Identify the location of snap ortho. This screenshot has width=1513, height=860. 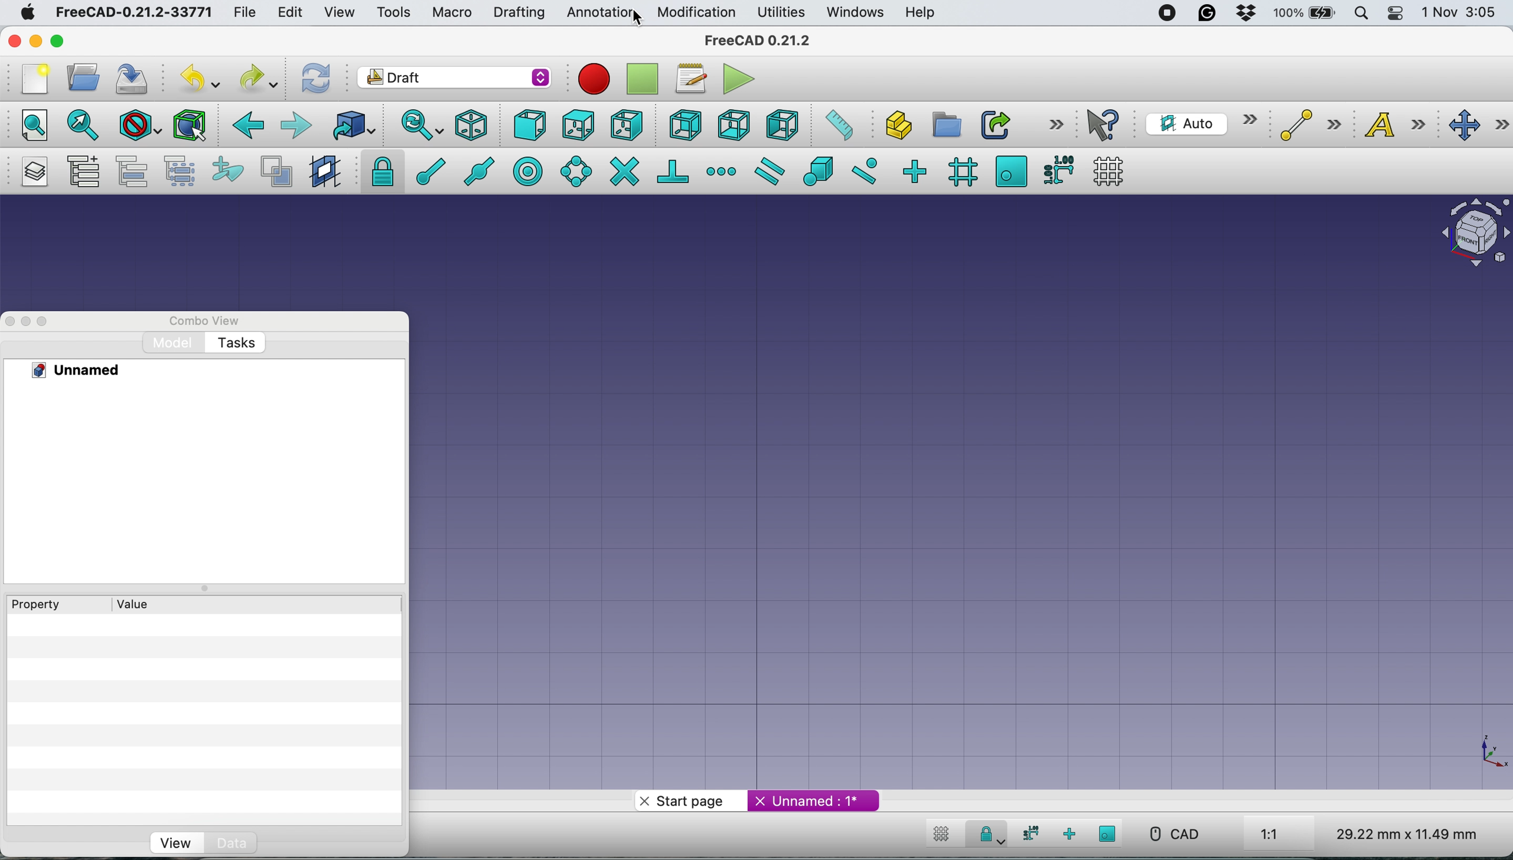
(1077, 833).